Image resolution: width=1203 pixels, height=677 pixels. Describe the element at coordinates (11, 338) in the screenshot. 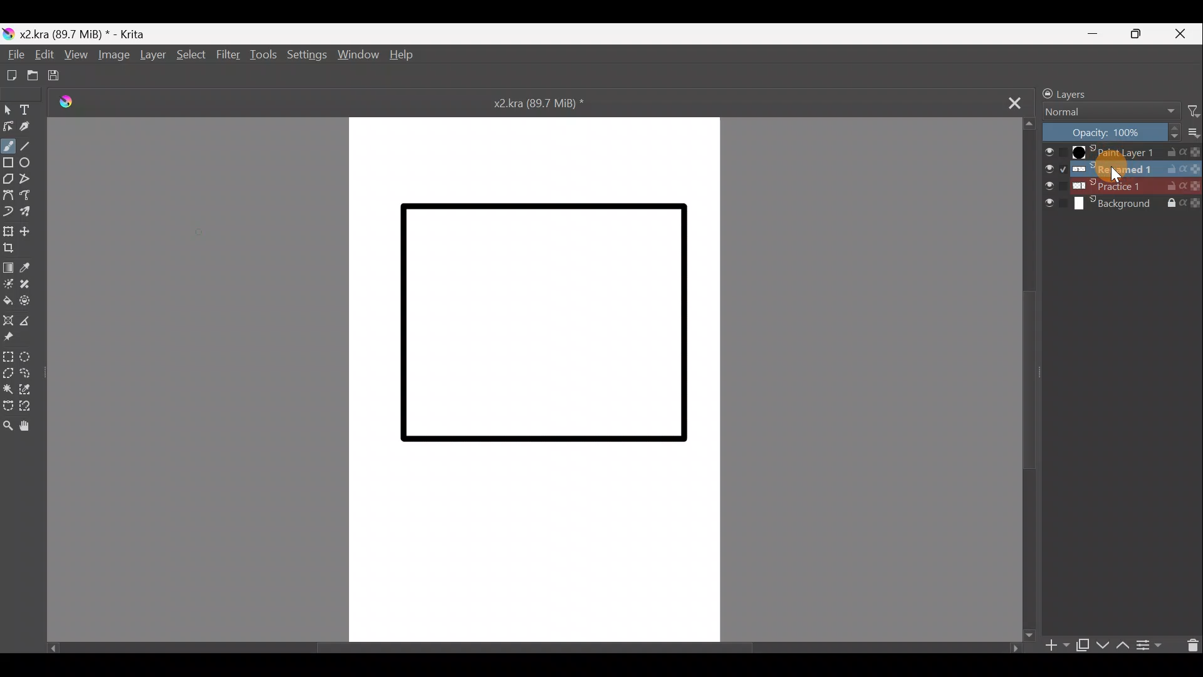

I see `Reference images tool` at that location.